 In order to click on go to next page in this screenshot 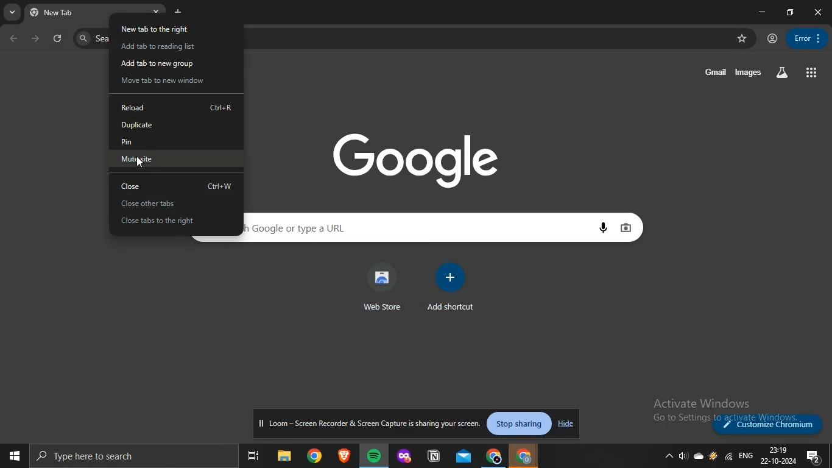, I will do `click(36, 38)`.